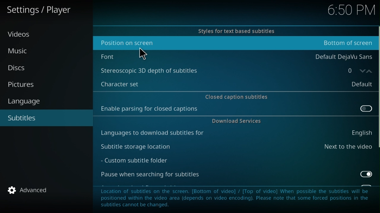  What do you see at coordinates (236, 96) in the screenshot?
I see `Closed caption subtitles` at bounding box center [236, 96].